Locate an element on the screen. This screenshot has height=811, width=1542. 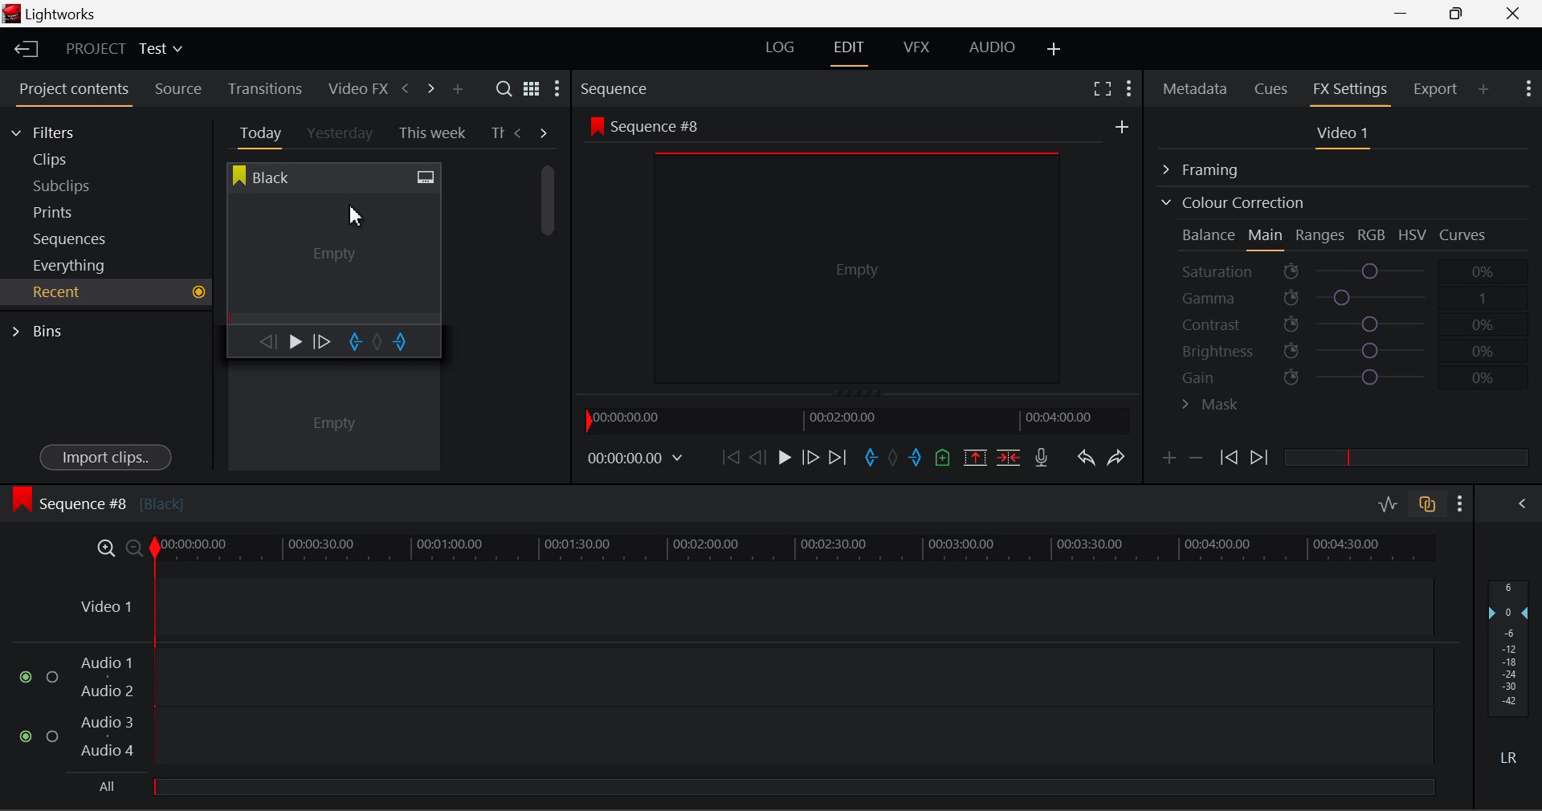
Go Back is located at coordinates (760, 456).